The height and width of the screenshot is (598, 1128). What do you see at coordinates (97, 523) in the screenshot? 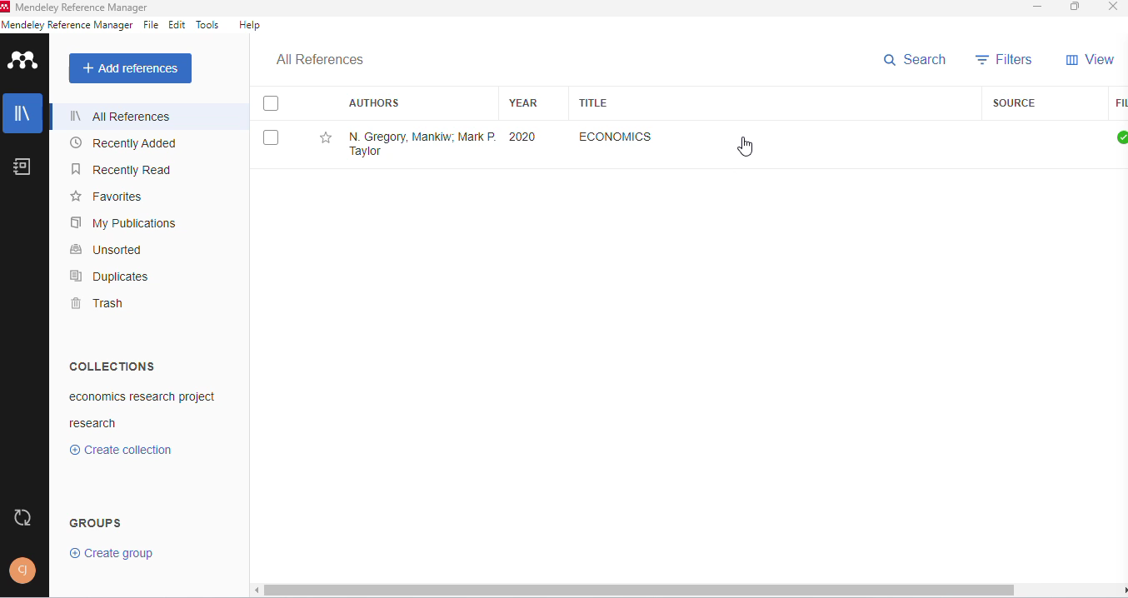
I see `groups` at bounding box center [97, 523].